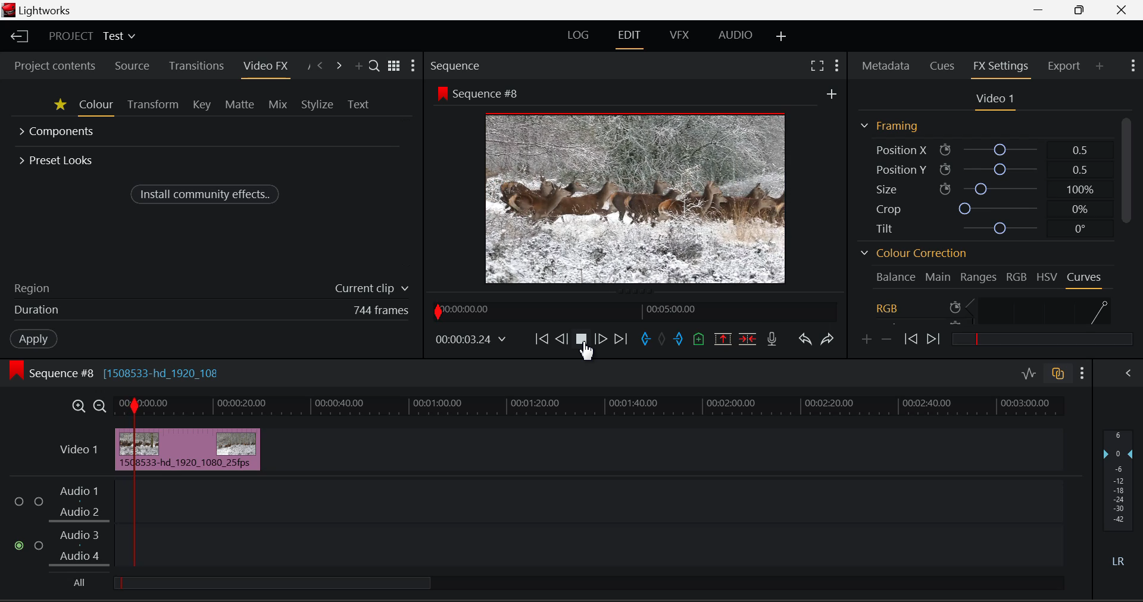 Image resolution: width=1143 pixels, height=602 pixels. Describe the element at coordinates (473, 341) in the screenshot. I see `Frame time` at that location.